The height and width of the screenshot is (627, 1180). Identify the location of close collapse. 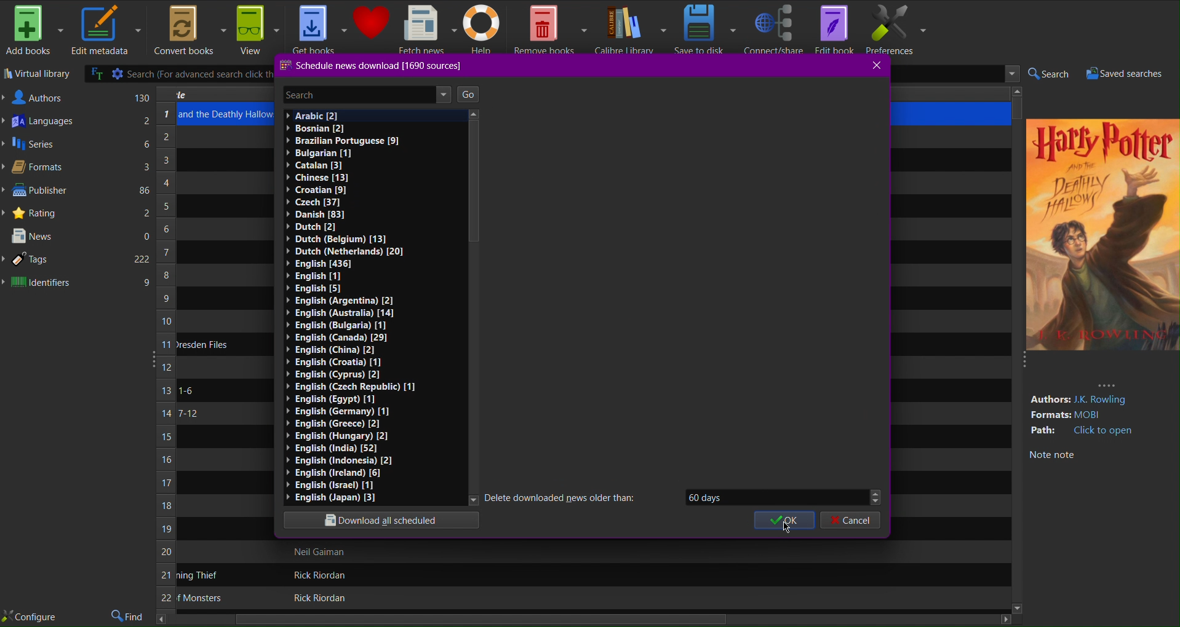
(1022, 363).